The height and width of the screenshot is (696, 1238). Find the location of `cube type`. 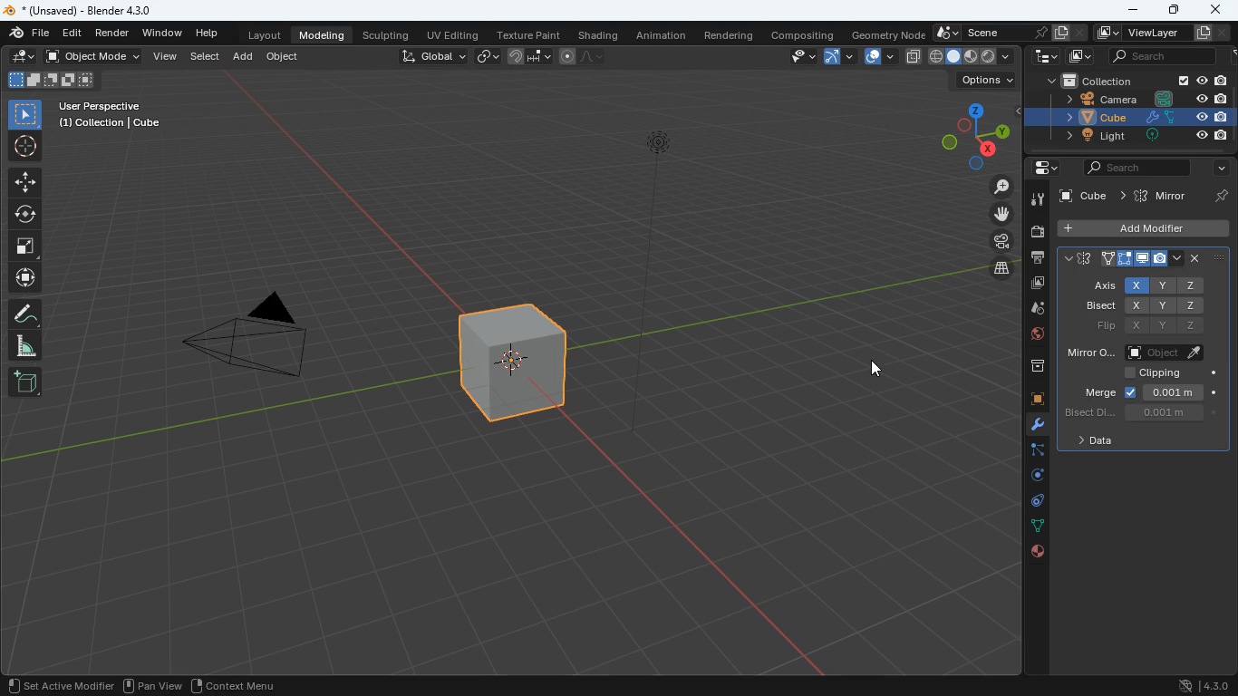

cube type is located at coordinates (972, 57).